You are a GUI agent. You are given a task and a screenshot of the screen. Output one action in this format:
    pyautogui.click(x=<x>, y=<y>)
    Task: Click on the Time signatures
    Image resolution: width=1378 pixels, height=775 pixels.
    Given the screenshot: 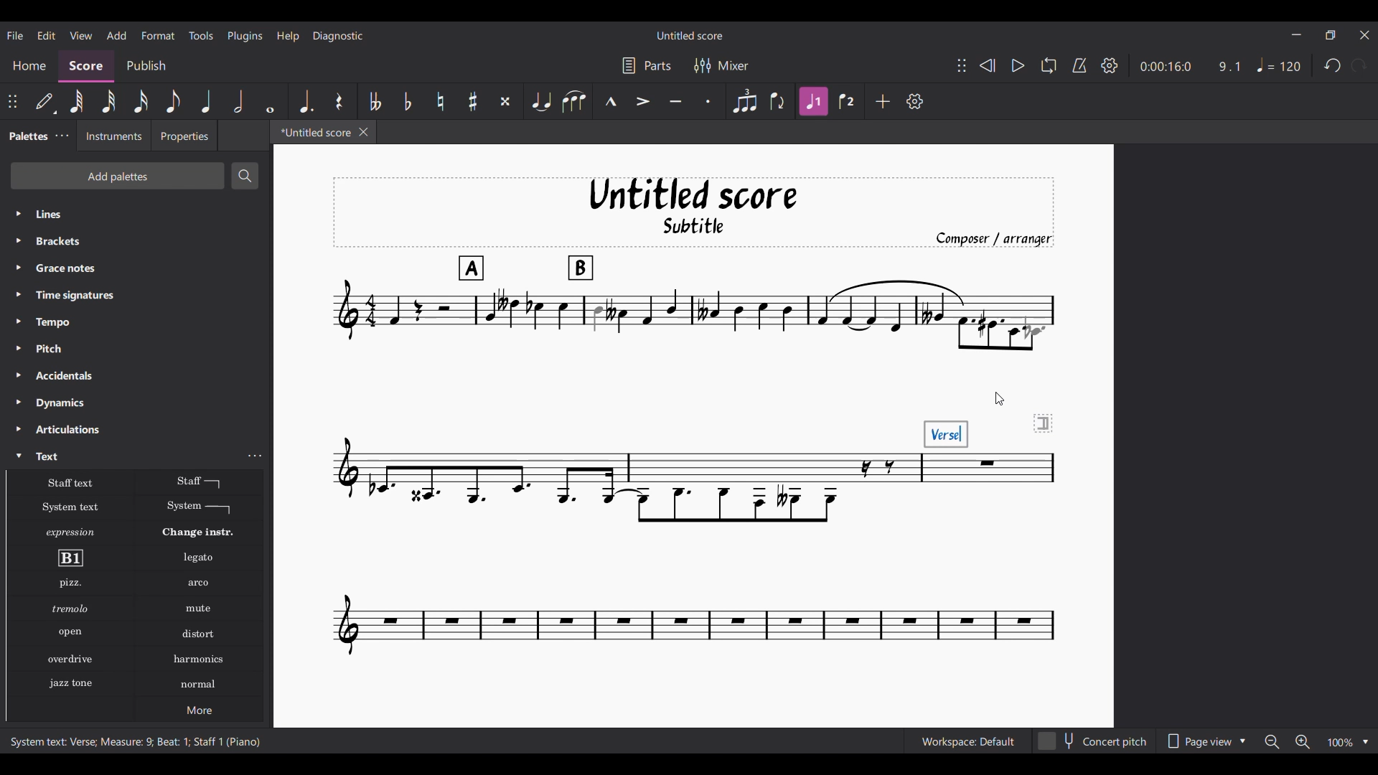 What is the action you would take?
    pyautogui.click(x=137, y=295)
    